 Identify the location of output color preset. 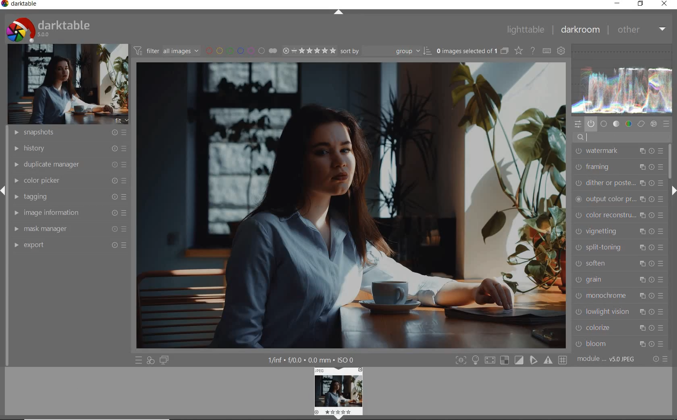
(620, 200).